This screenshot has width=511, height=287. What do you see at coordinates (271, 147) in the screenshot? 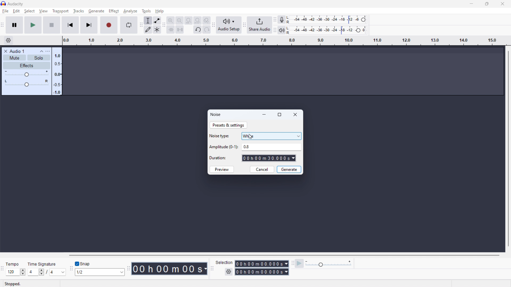
I see `amplitude` at bounding box center [271, 147].